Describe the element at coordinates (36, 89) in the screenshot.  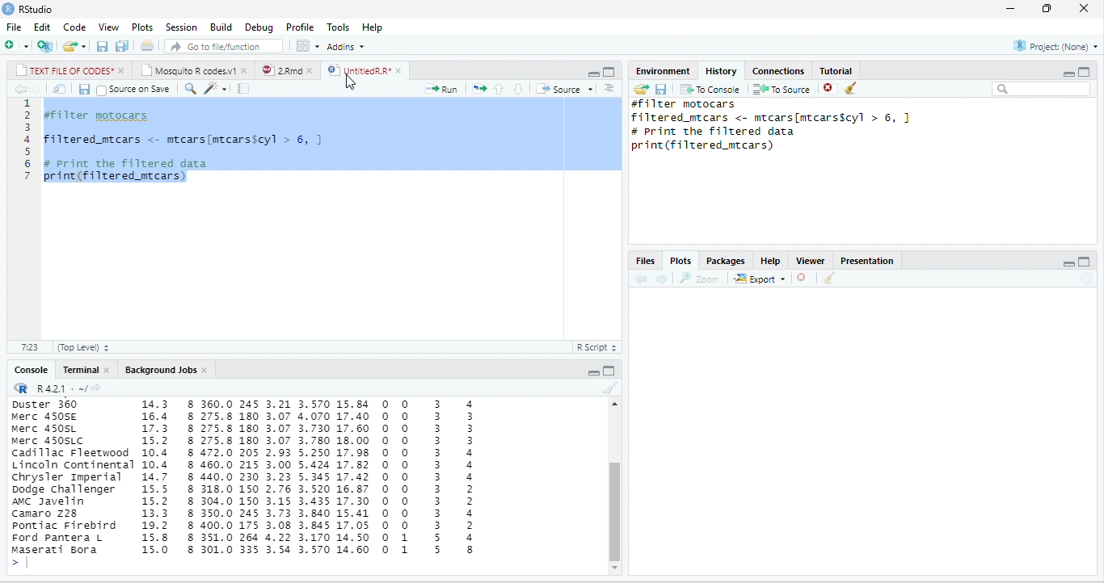
I see `forward` at that location.